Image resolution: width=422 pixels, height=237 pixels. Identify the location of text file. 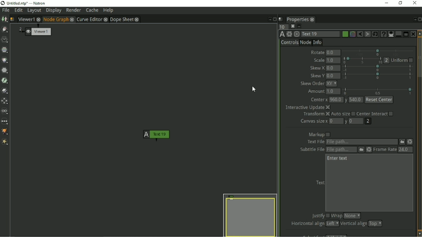
(315, 141).